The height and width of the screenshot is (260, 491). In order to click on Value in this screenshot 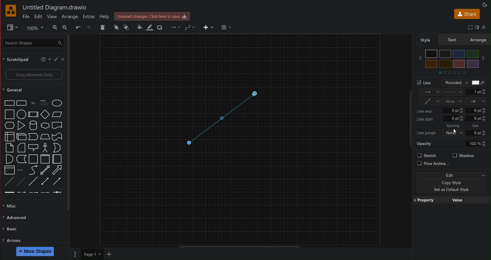, I will do `click(460, 199)`.